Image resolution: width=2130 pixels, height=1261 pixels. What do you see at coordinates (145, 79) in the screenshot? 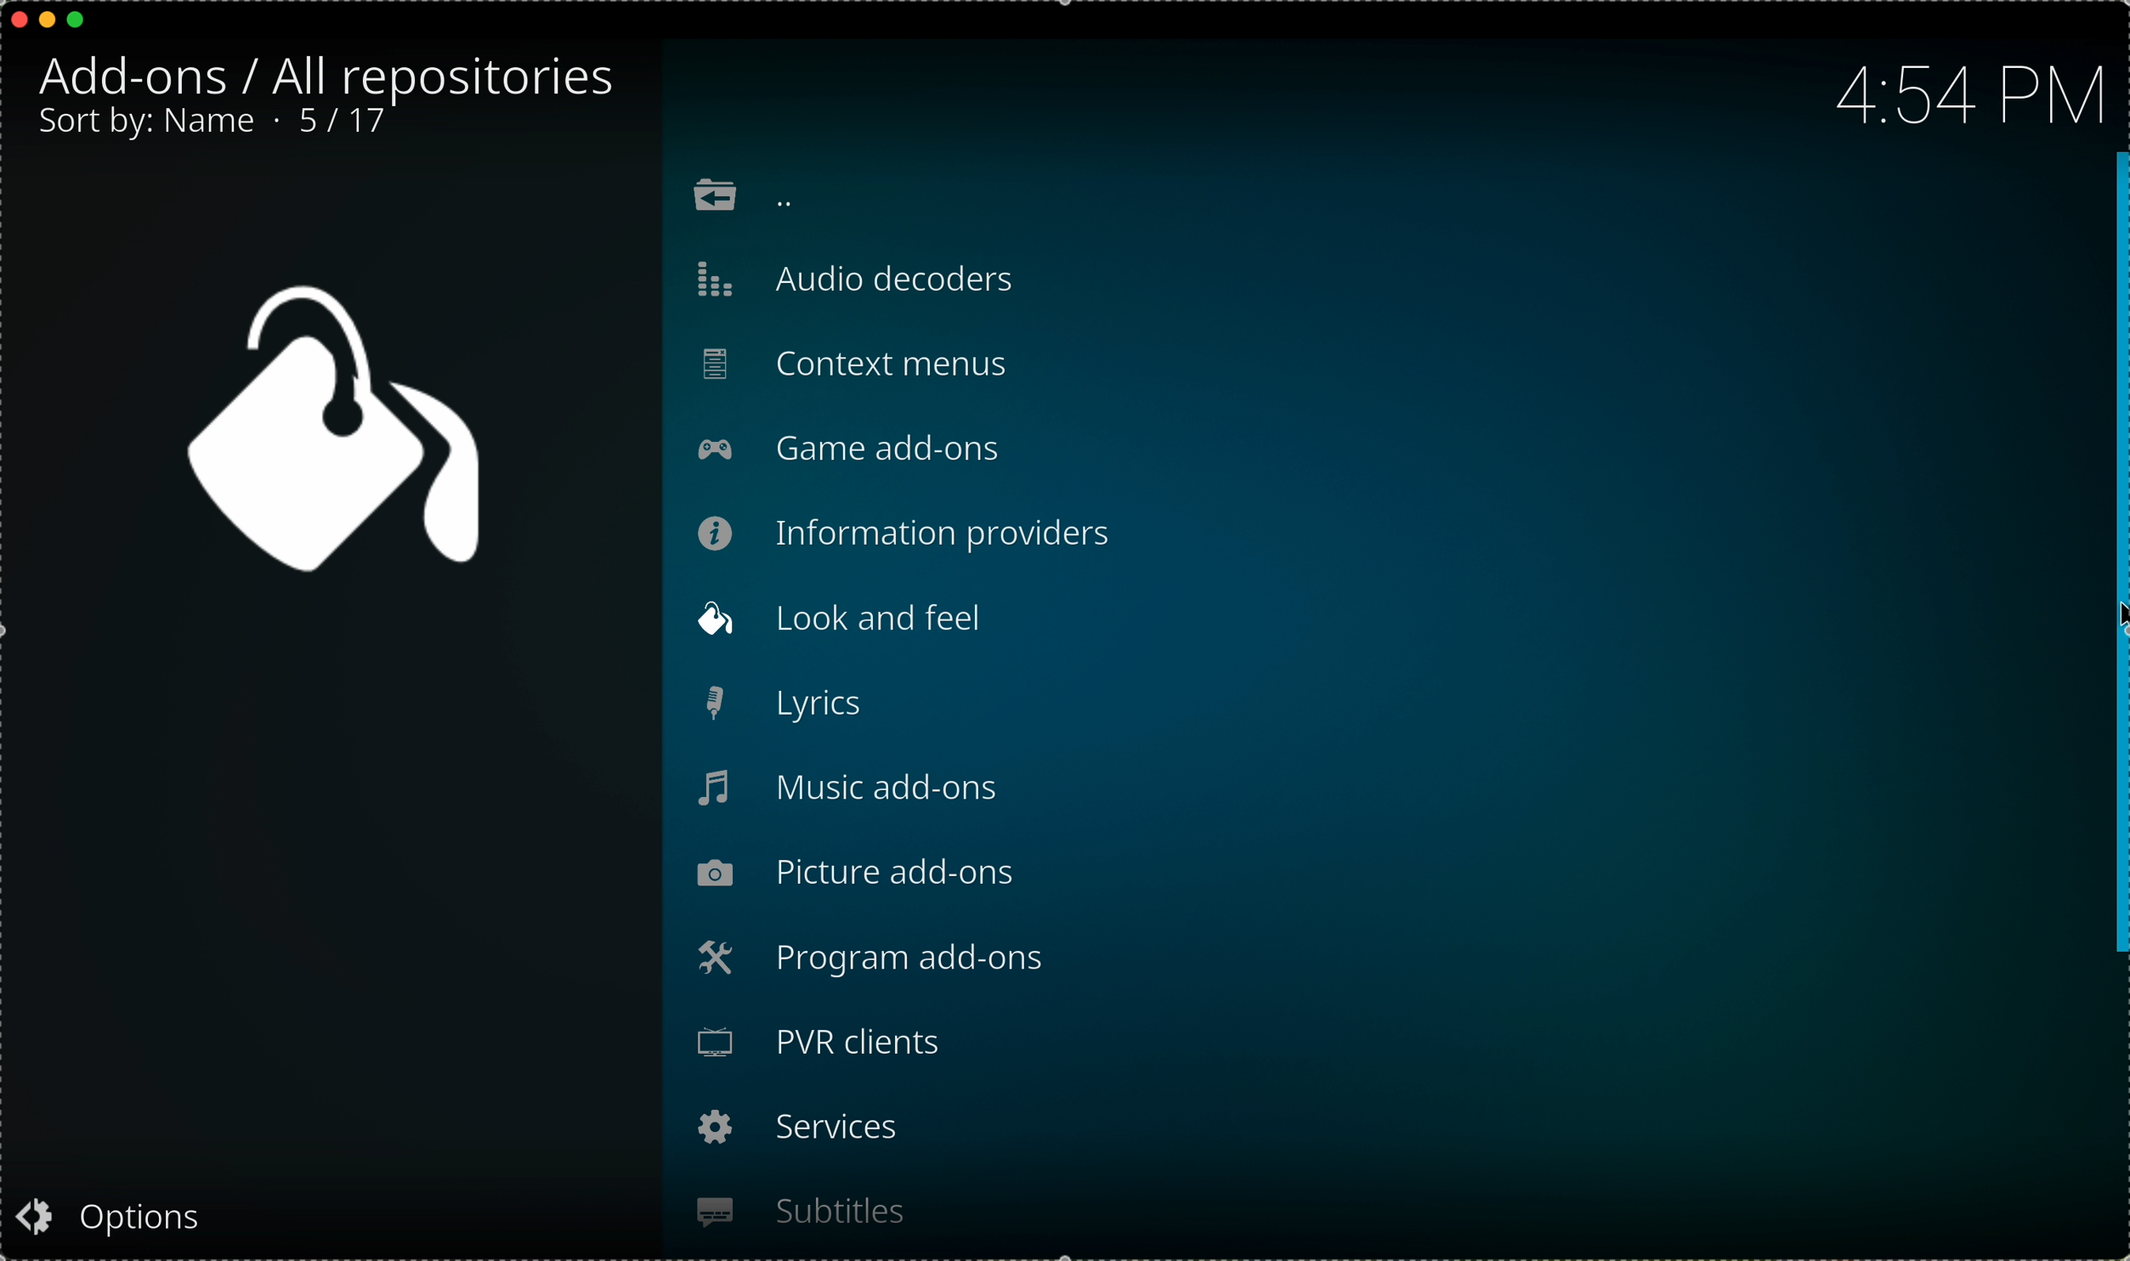
I see `add-ons` at bounding box center [145, 79].